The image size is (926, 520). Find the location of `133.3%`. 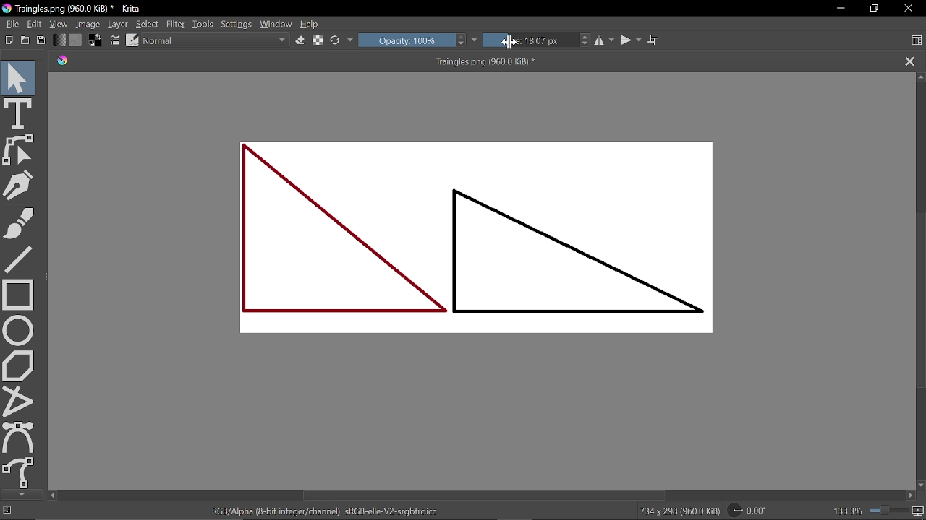

133.3% is located at coordinates (873, 509).